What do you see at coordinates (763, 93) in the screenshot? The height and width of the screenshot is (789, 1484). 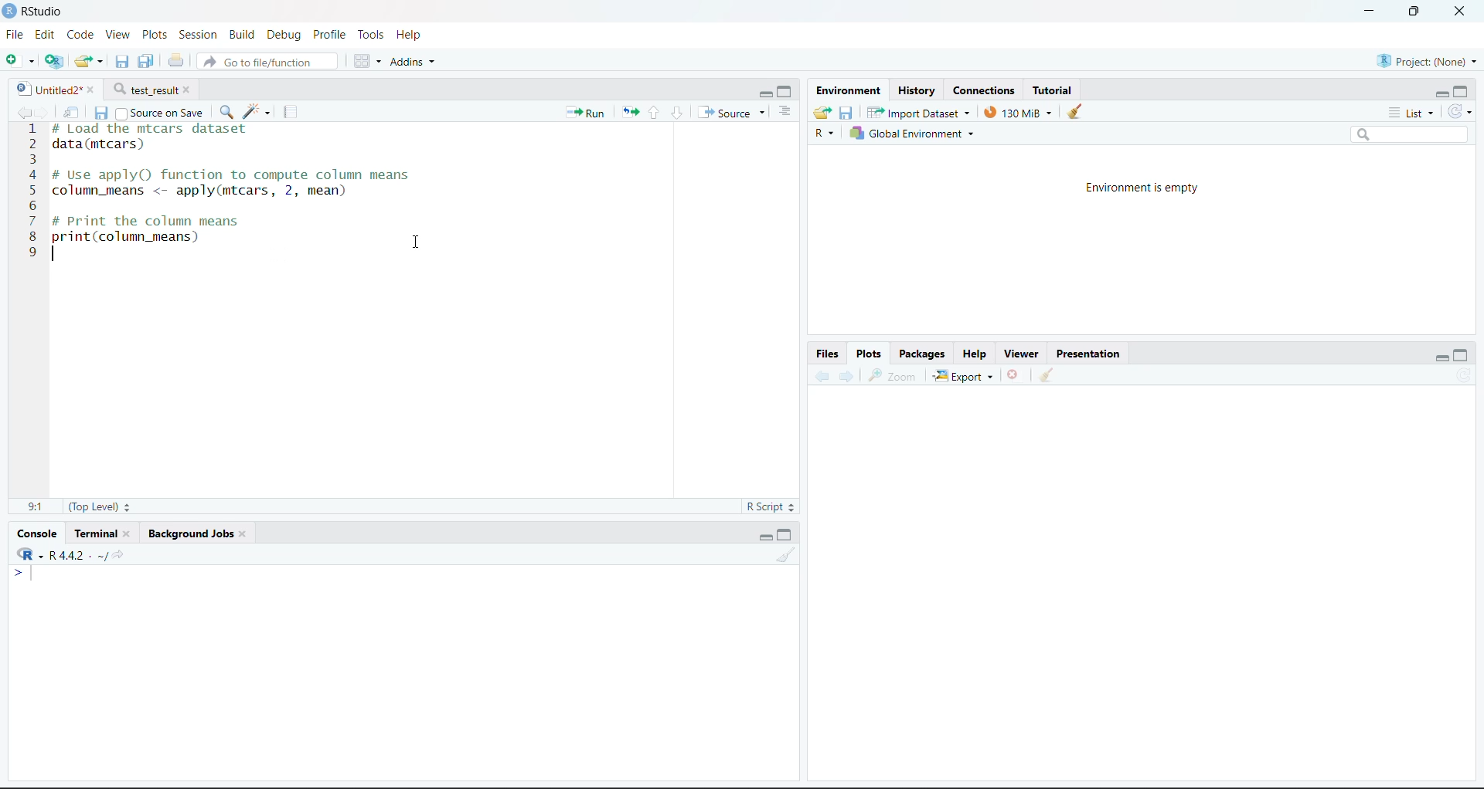 I see `Minimize` at bounding box center [763, 93].